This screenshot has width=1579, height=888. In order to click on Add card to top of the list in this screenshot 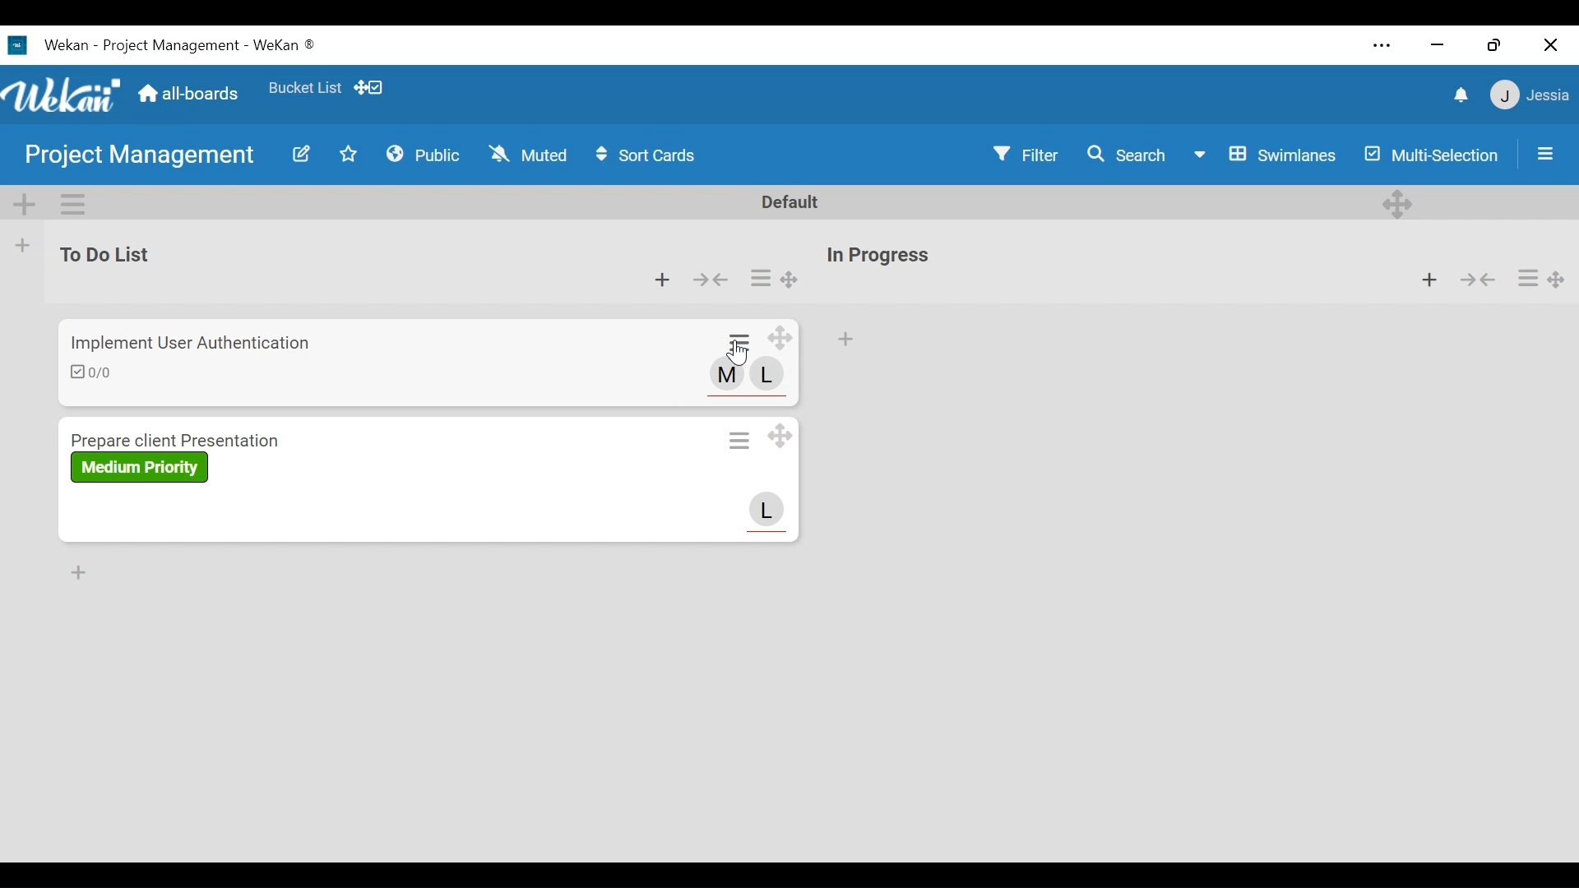, I will do `click(1429, 279)`.